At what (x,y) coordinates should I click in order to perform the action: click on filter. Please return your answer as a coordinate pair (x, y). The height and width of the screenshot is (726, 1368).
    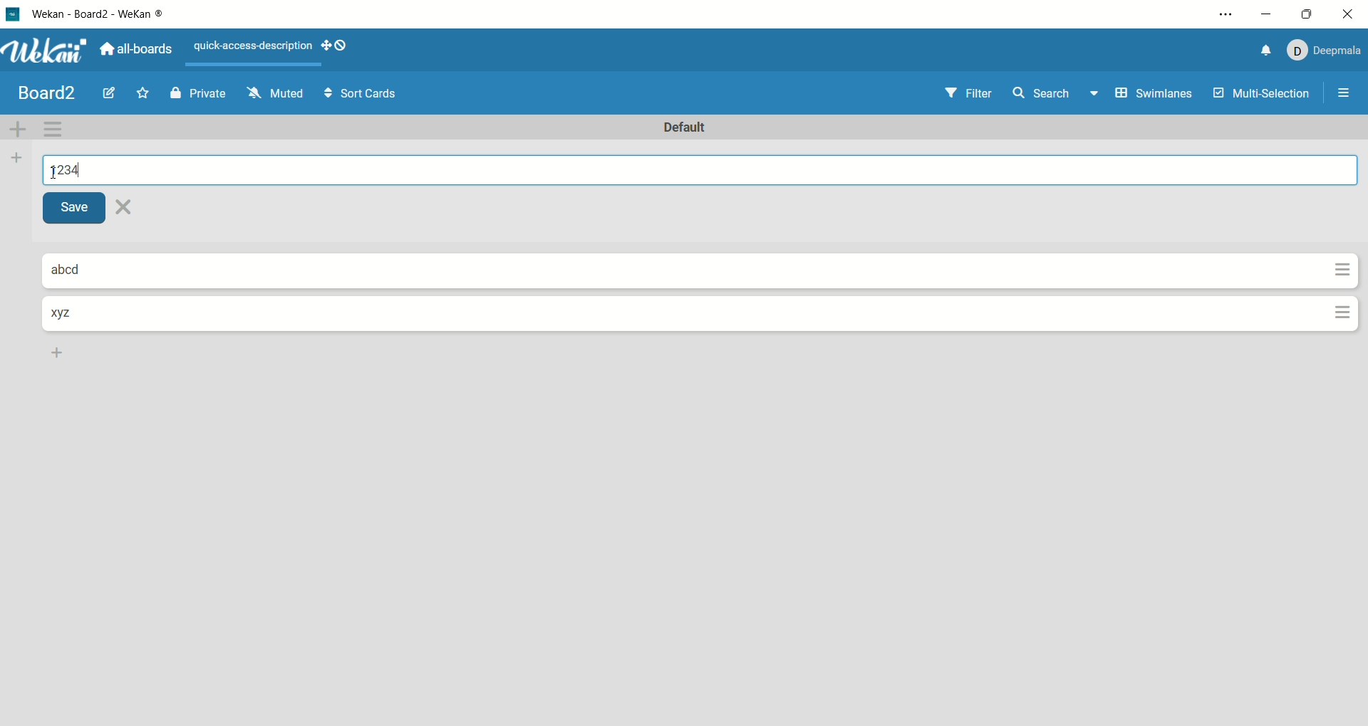
    Looking at the image, I should click on (965, 93).